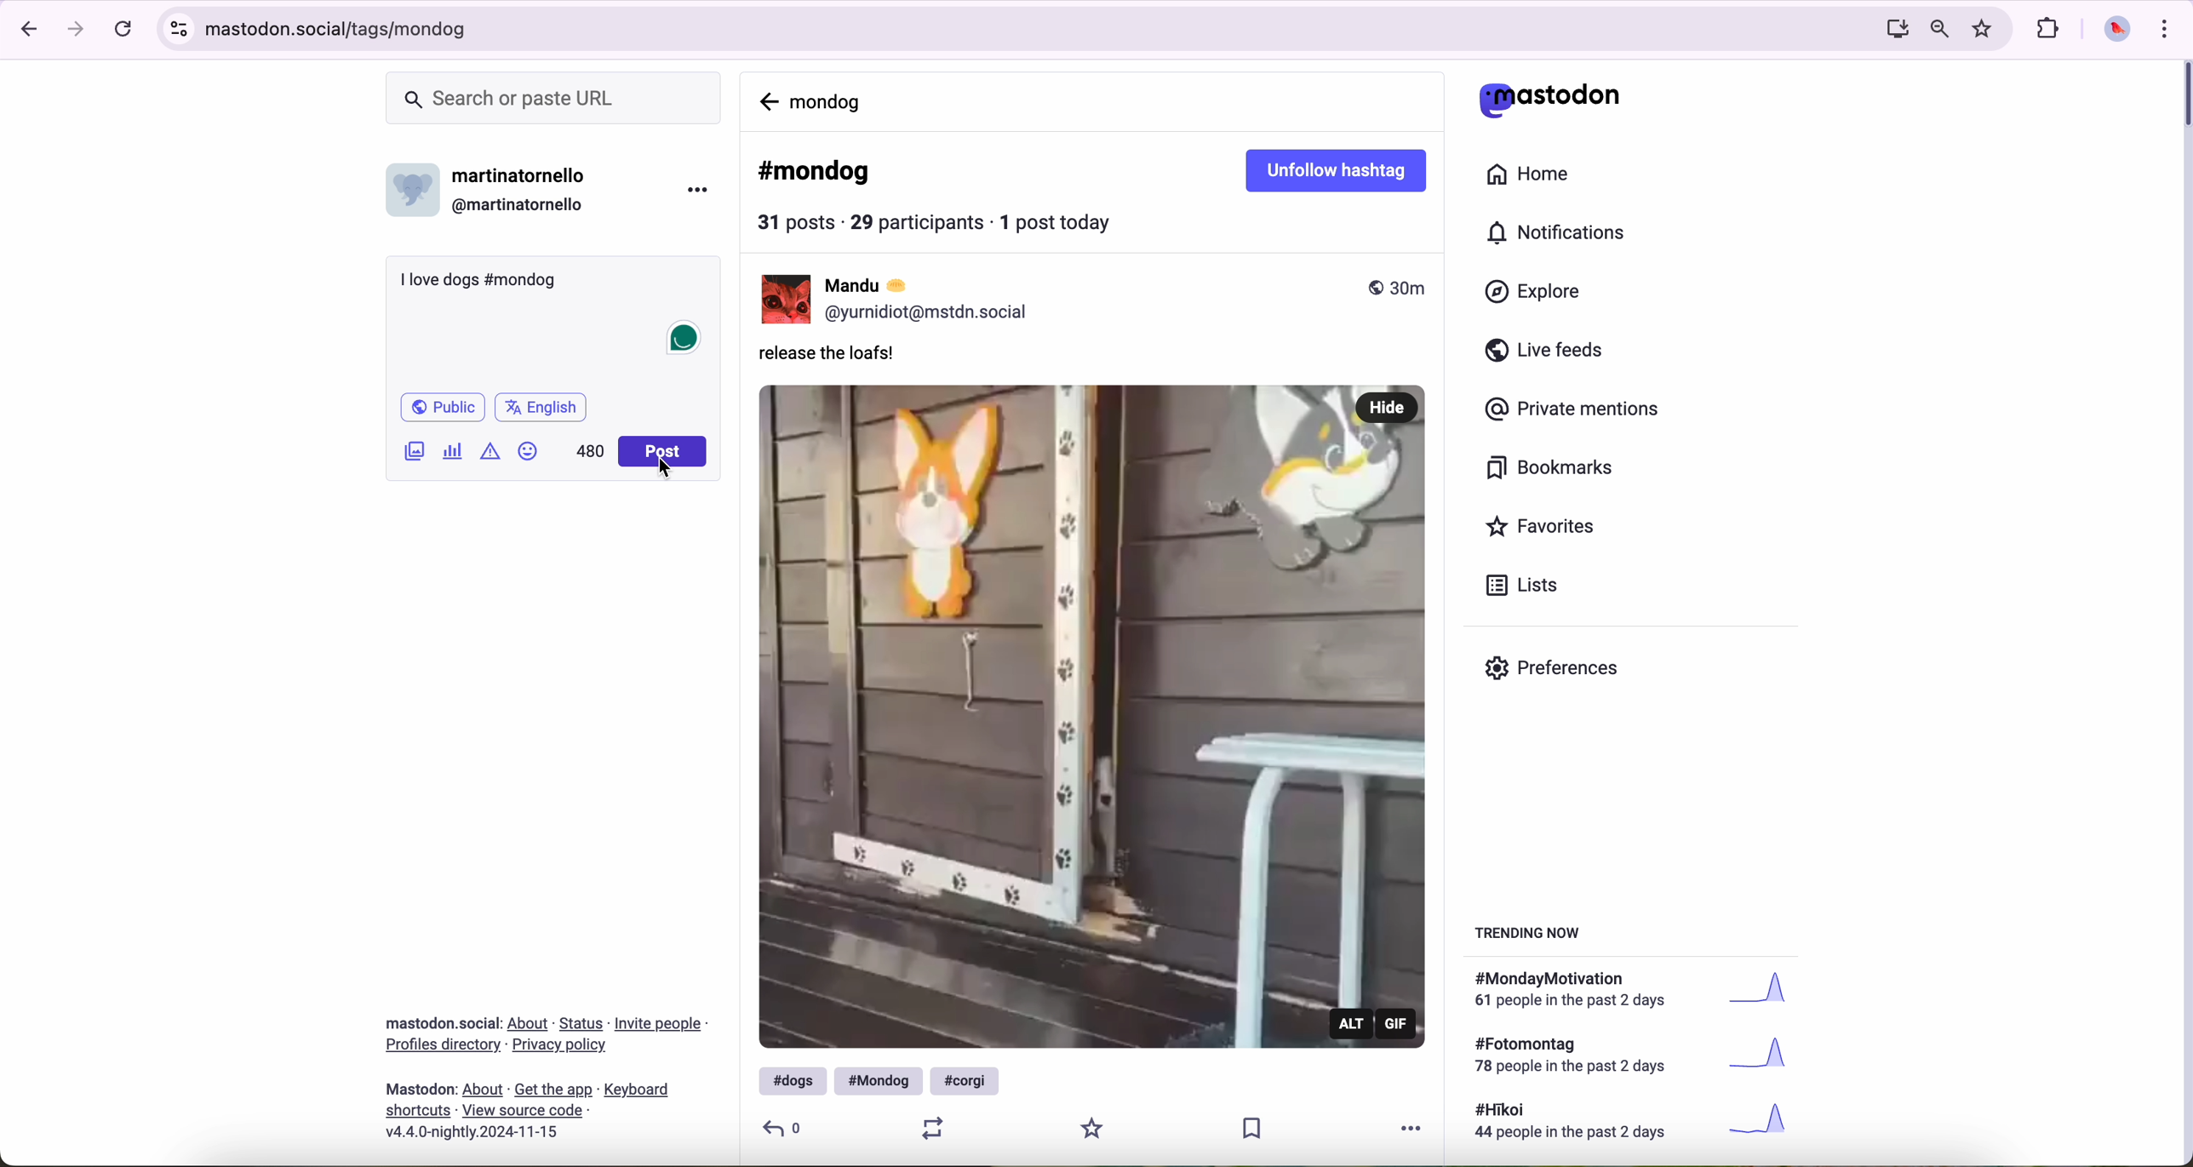 Image resolution: width=2193 pixels, height=1167 pixels. I want to click on graph, so click(1772, 993).